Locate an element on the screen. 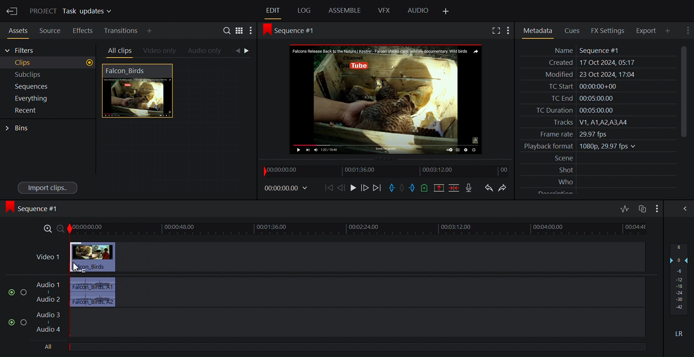 This screenshot has width=694, height=357. Shot is located at coordinates (599, 169).